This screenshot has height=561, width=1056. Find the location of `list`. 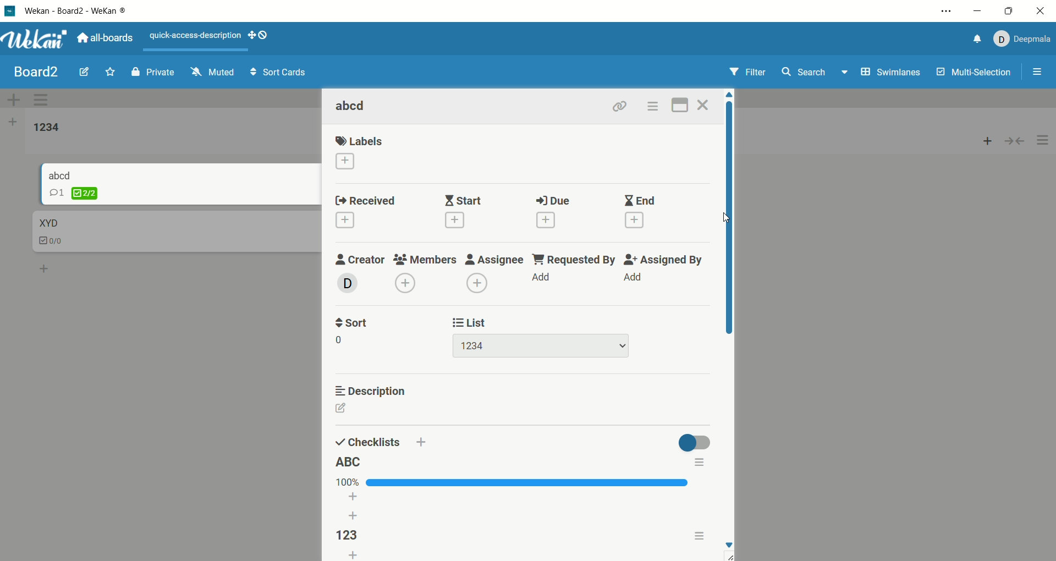

list is located at coordinates (542, 346).